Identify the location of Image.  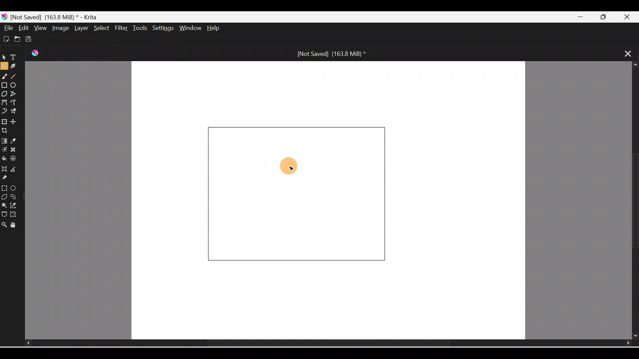
(59, 28).